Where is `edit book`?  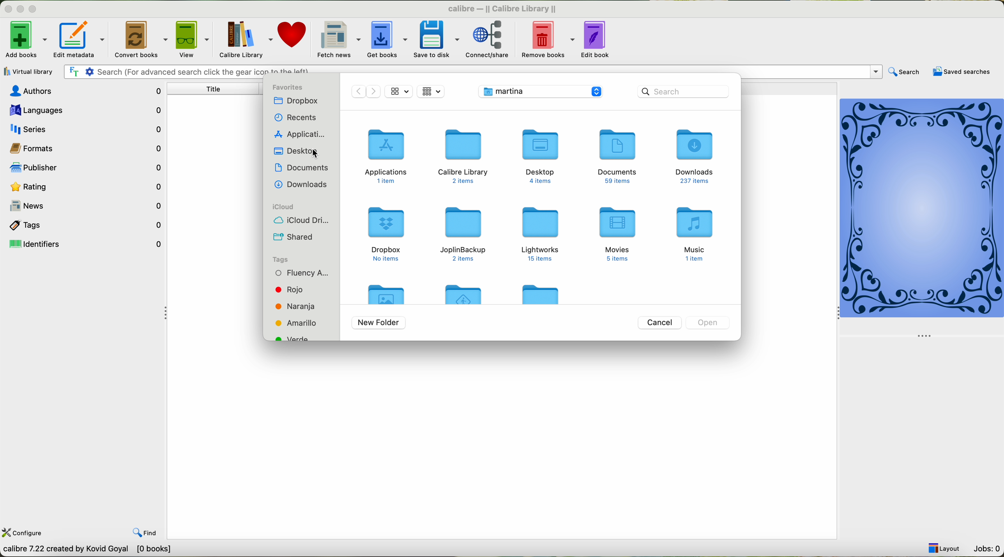 edit book is located at coordinates (597, 41).